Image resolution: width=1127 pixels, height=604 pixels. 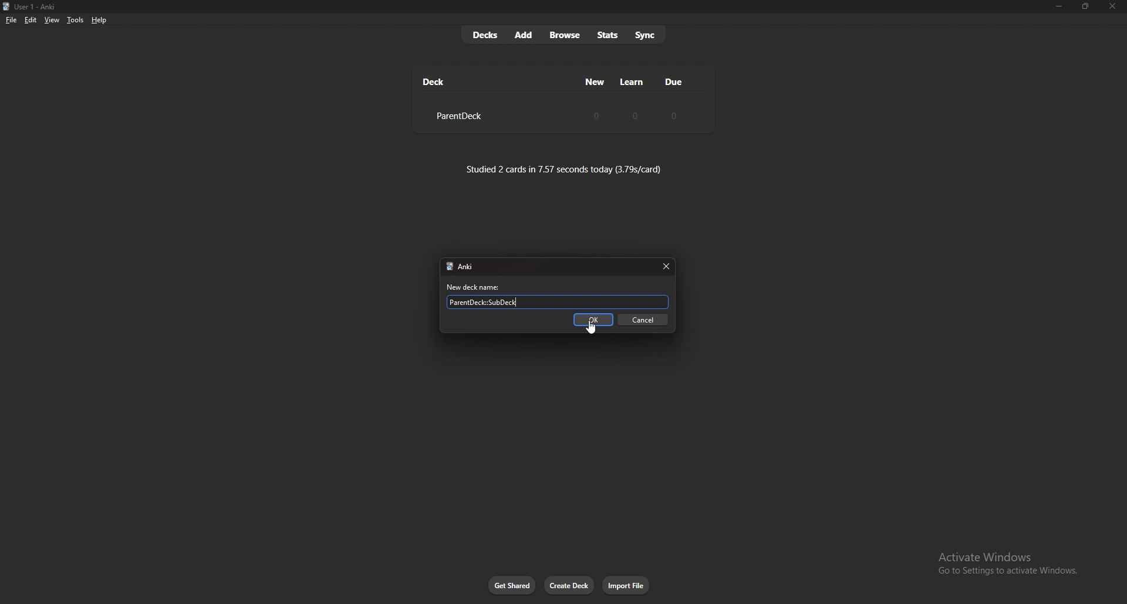 I want to click on get shared, so click(x=512, y=586).